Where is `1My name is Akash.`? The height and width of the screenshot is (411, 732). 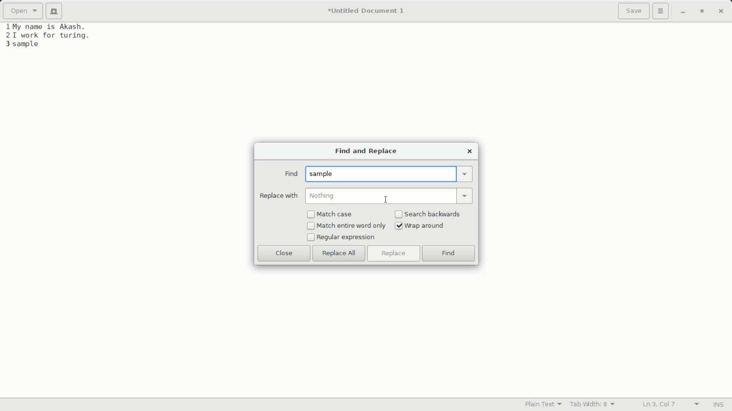 1My name is Akash. is located at coordinates (47, 26).